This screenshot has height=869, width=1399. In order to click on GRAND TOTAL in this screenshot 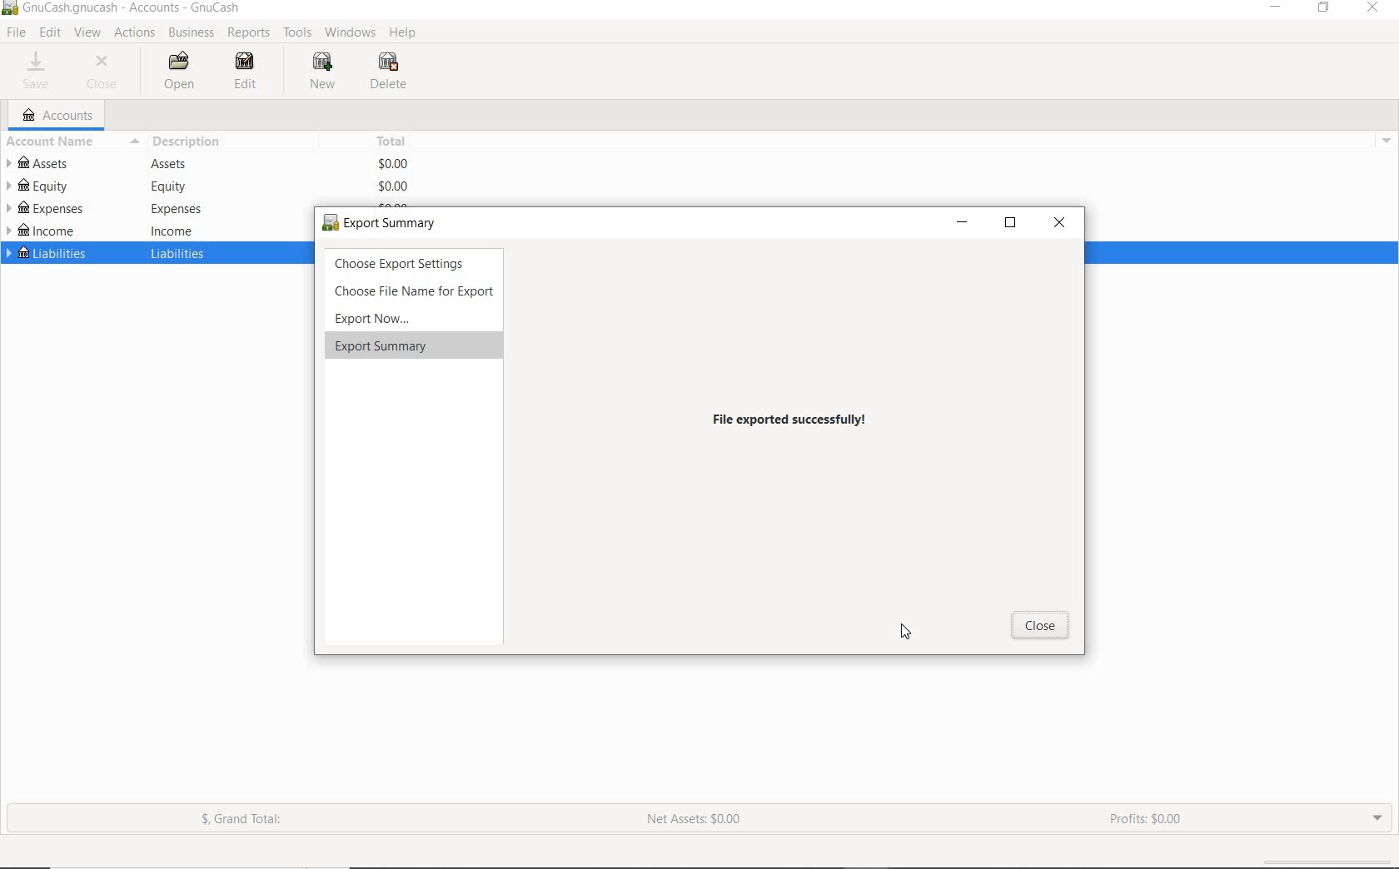, I will do `click(241, 820)`.